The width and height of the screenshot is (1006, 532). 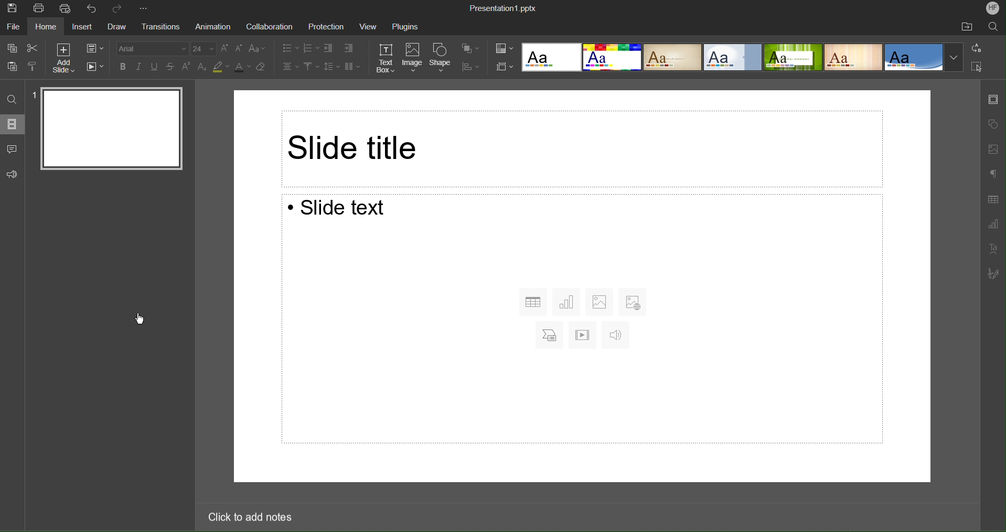 I want to click on Shape, so click(x=440, y=58).